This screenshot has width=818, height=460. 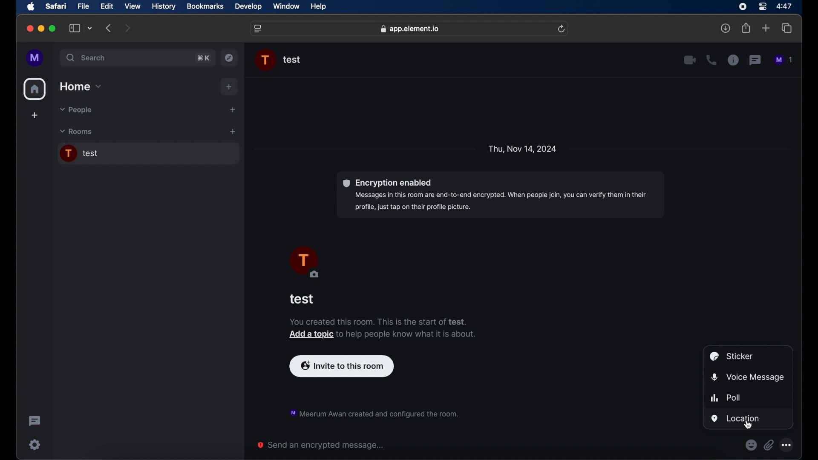 What do you see at coordinates (501, 195) in the screenshot?
I see `encryption enable` at bounding box center [501, 195].